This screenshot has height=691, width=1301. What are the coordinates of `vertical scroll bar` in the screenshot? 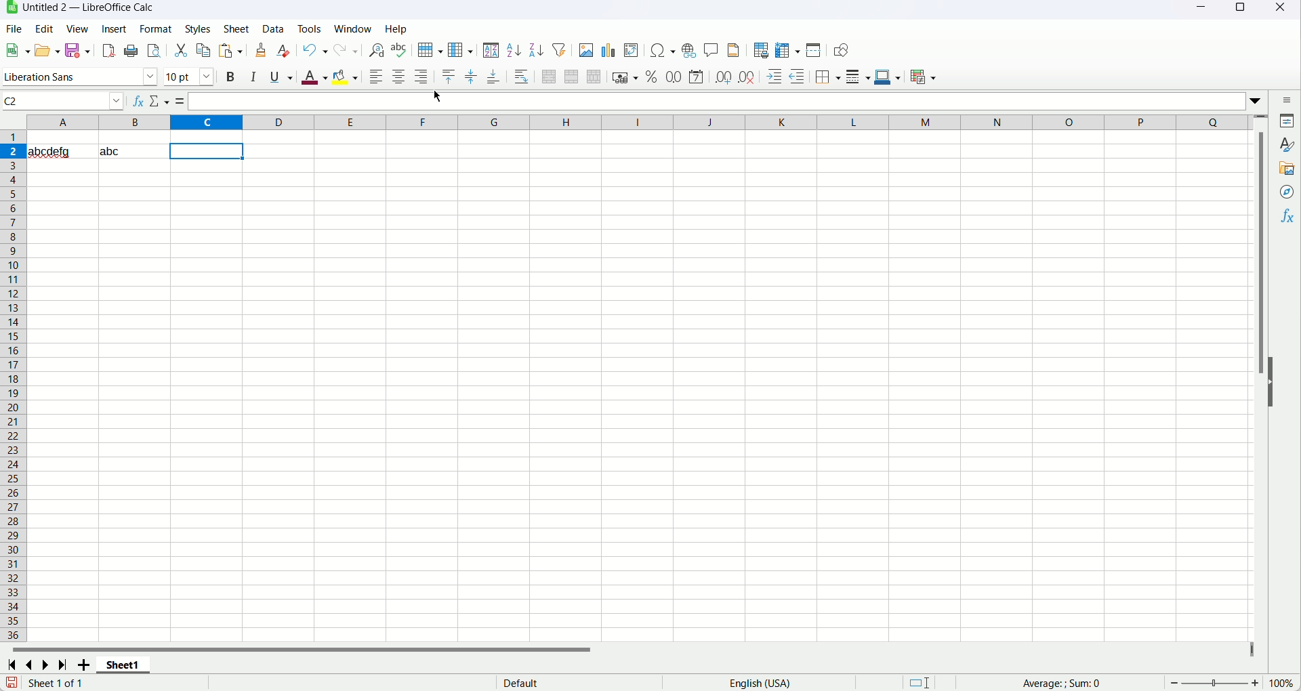 It's located at (1264, 383).